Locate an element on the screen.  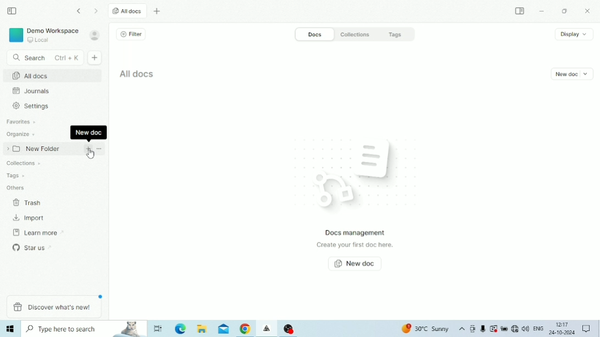
Temperature is located at coordinates (426, 329).